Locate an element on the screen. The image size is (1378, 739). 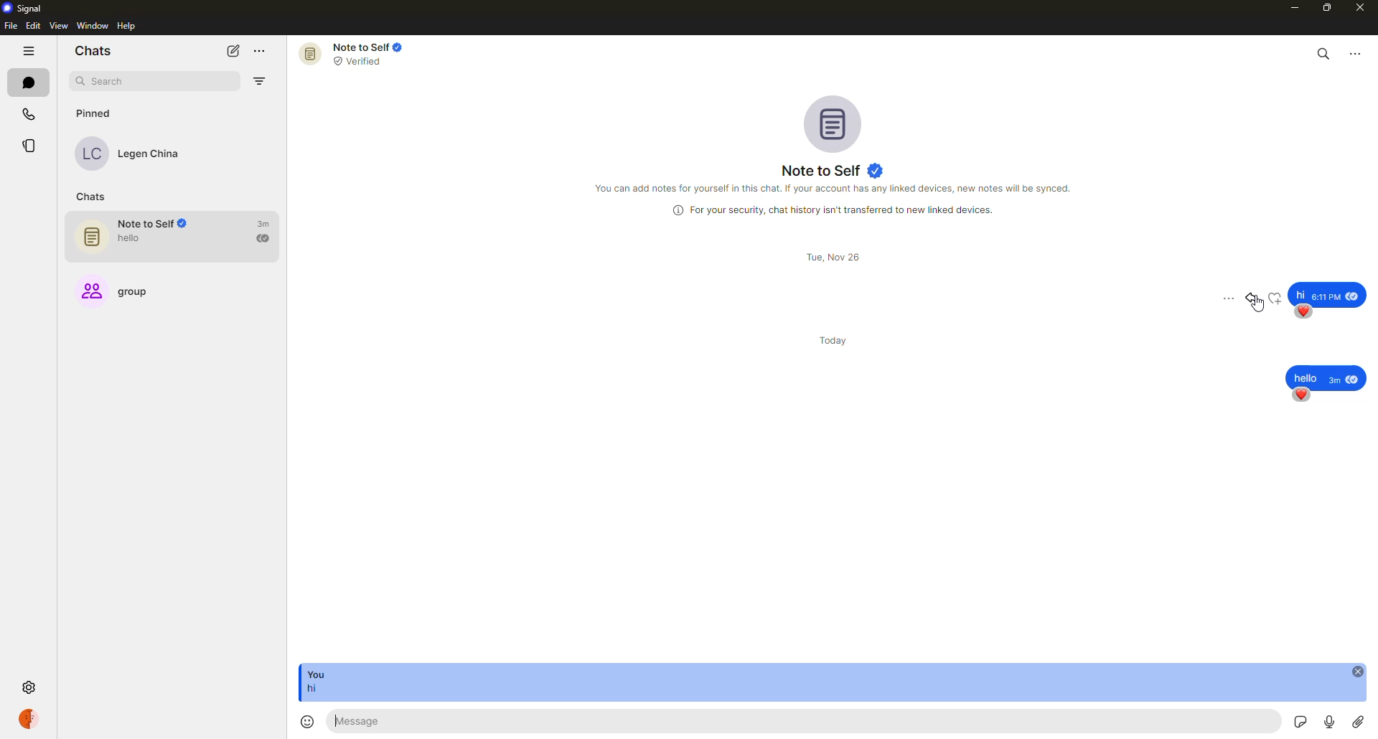
reply is located at coordinates (1255, 299).